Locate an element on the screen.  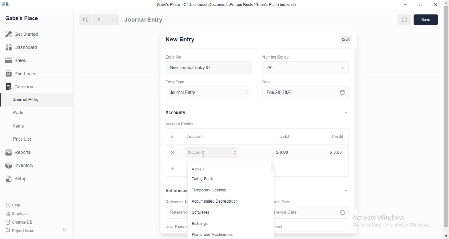
tems is located at coordinates (21, 126).